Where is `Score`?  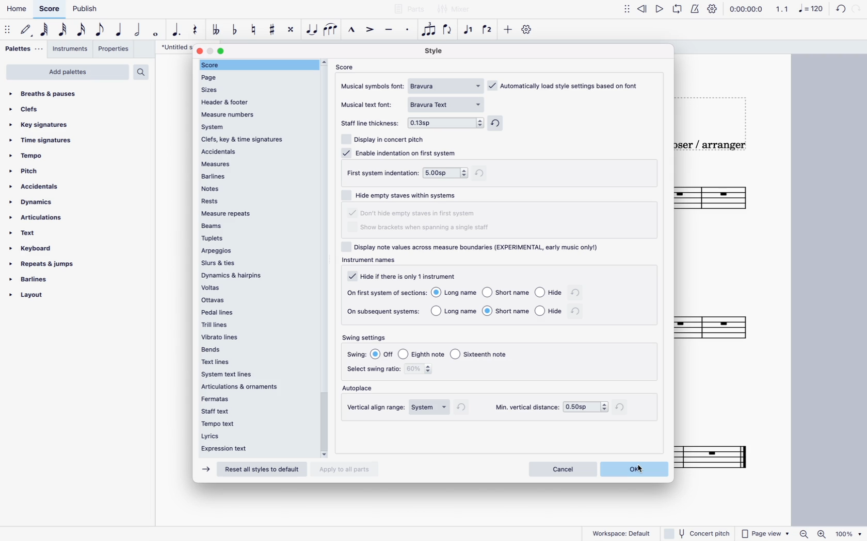
Score is located at coordinates (716, 457).